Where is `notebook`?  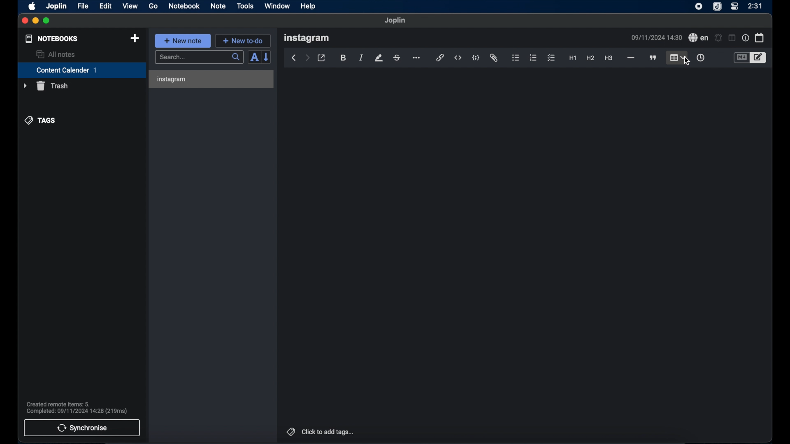
notebook is located at coordinates (184, 6).